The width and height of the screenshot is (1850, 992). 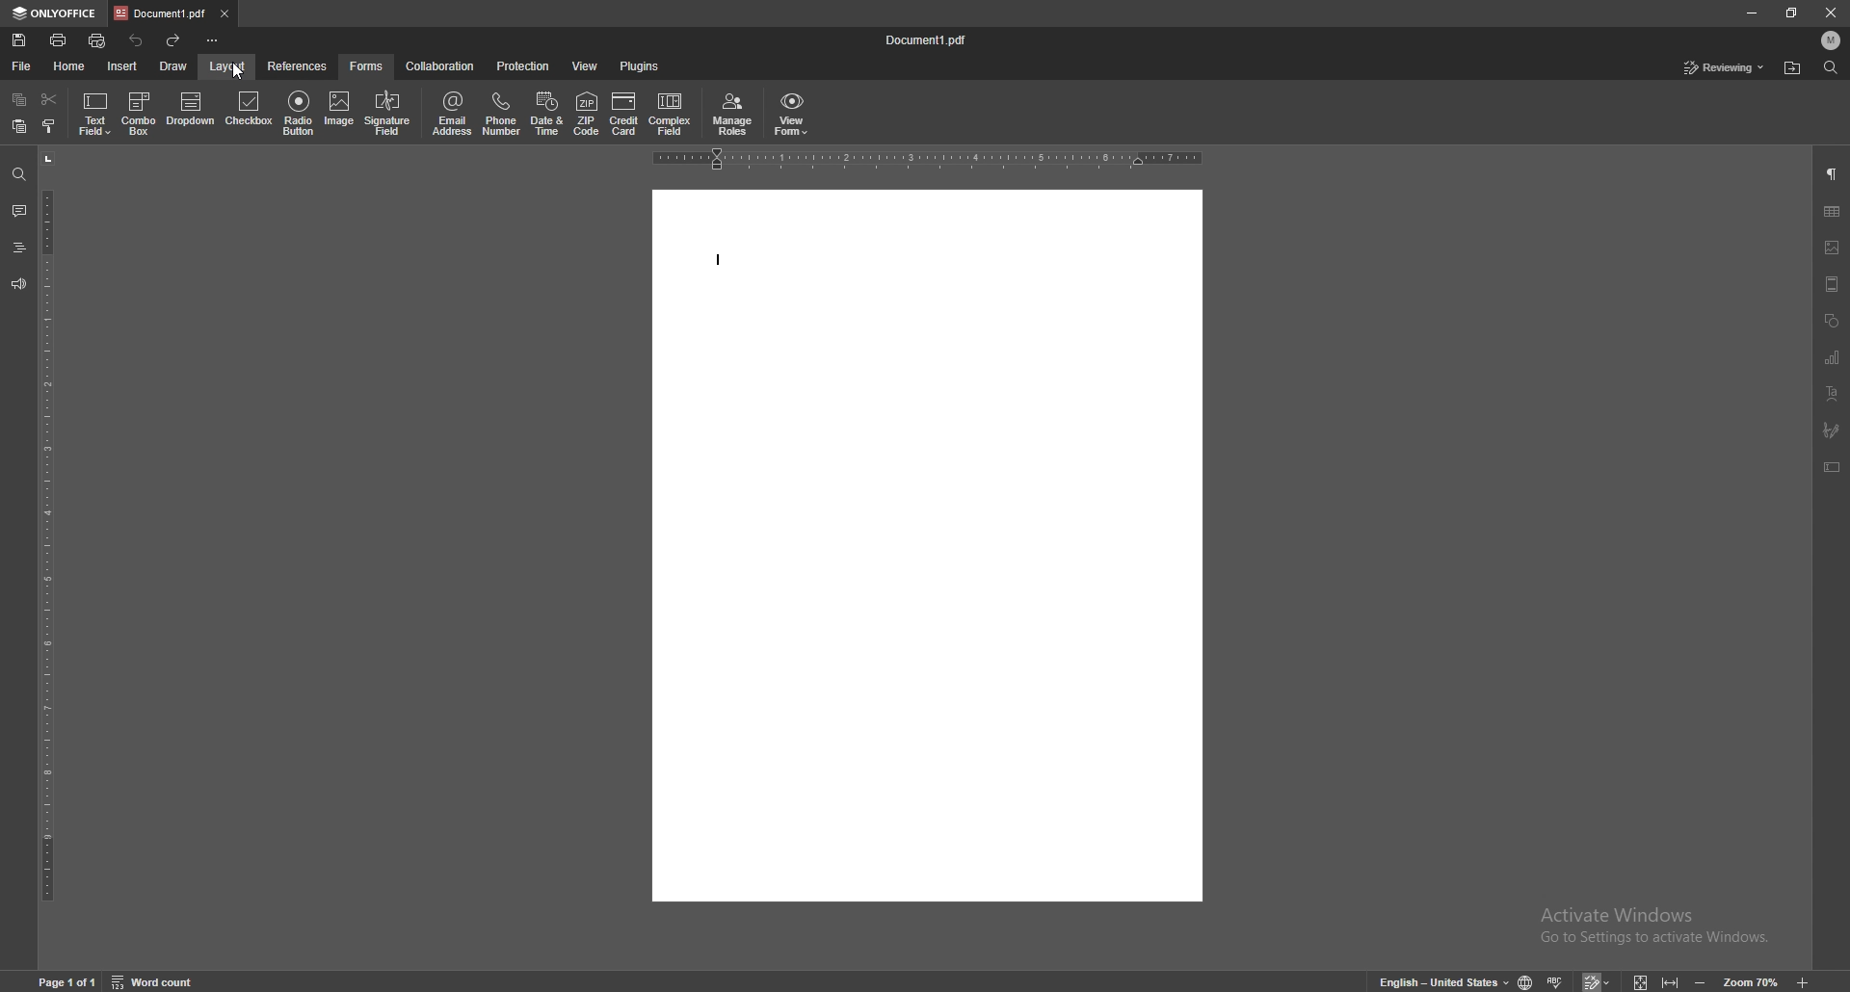 I want to click on resize, so click(x=1792, y=13).